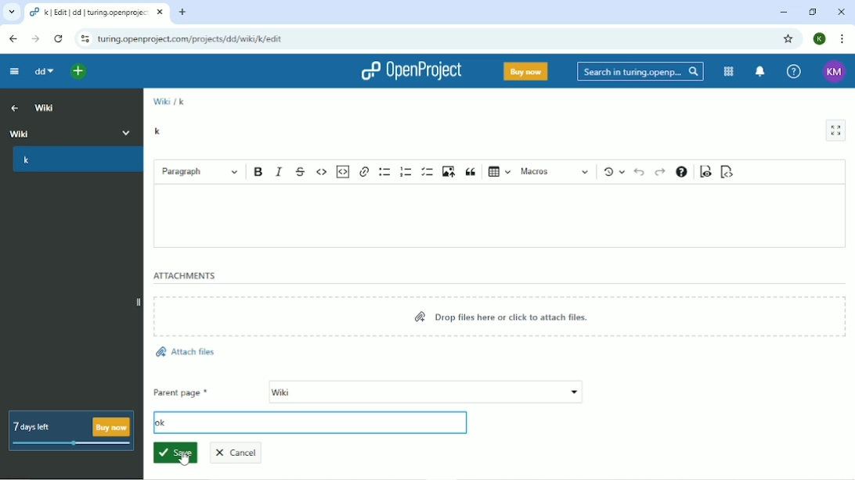  I want to click on Search in turing.openp, so click(639, 72).